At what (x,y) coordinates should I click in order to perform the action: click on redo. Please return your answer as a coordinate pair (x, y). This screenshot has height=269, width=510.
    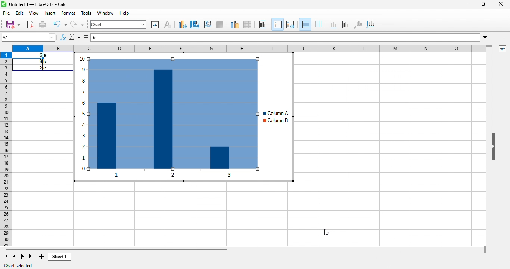
    Looking at the image, I should click on (77, 24).